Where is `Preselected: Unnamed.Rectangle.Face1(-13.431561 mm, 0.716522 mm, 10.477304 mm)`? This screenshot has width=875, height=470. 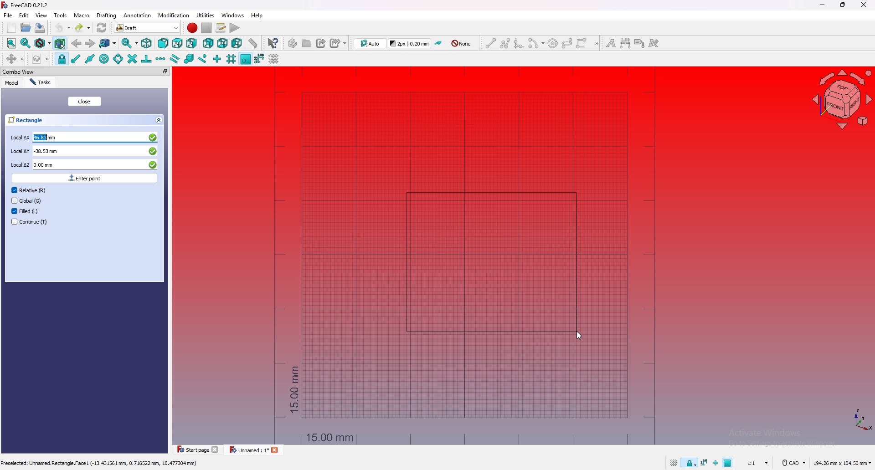 Preselected: Unnamed.Rectangle.Face1(-13.431561 mm, 0.716522 mm, 10.477304 mm) is located at coordinates (101, 463).